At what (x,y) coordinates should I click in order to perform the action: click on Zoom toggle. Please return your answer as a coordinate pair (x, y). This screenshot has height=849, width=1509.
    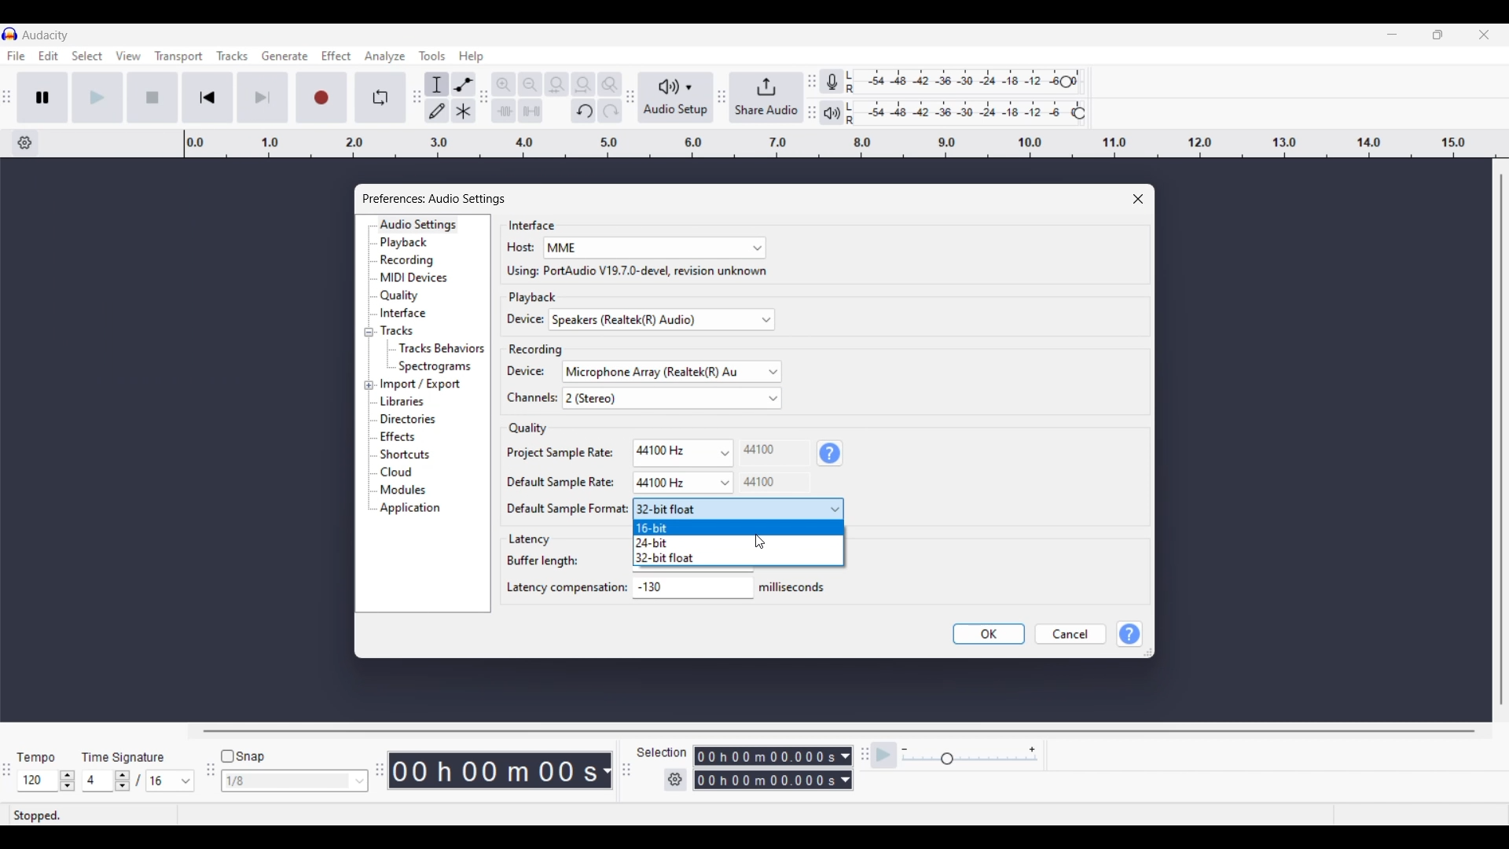
    Looking at the image, I should click on (609, 84).